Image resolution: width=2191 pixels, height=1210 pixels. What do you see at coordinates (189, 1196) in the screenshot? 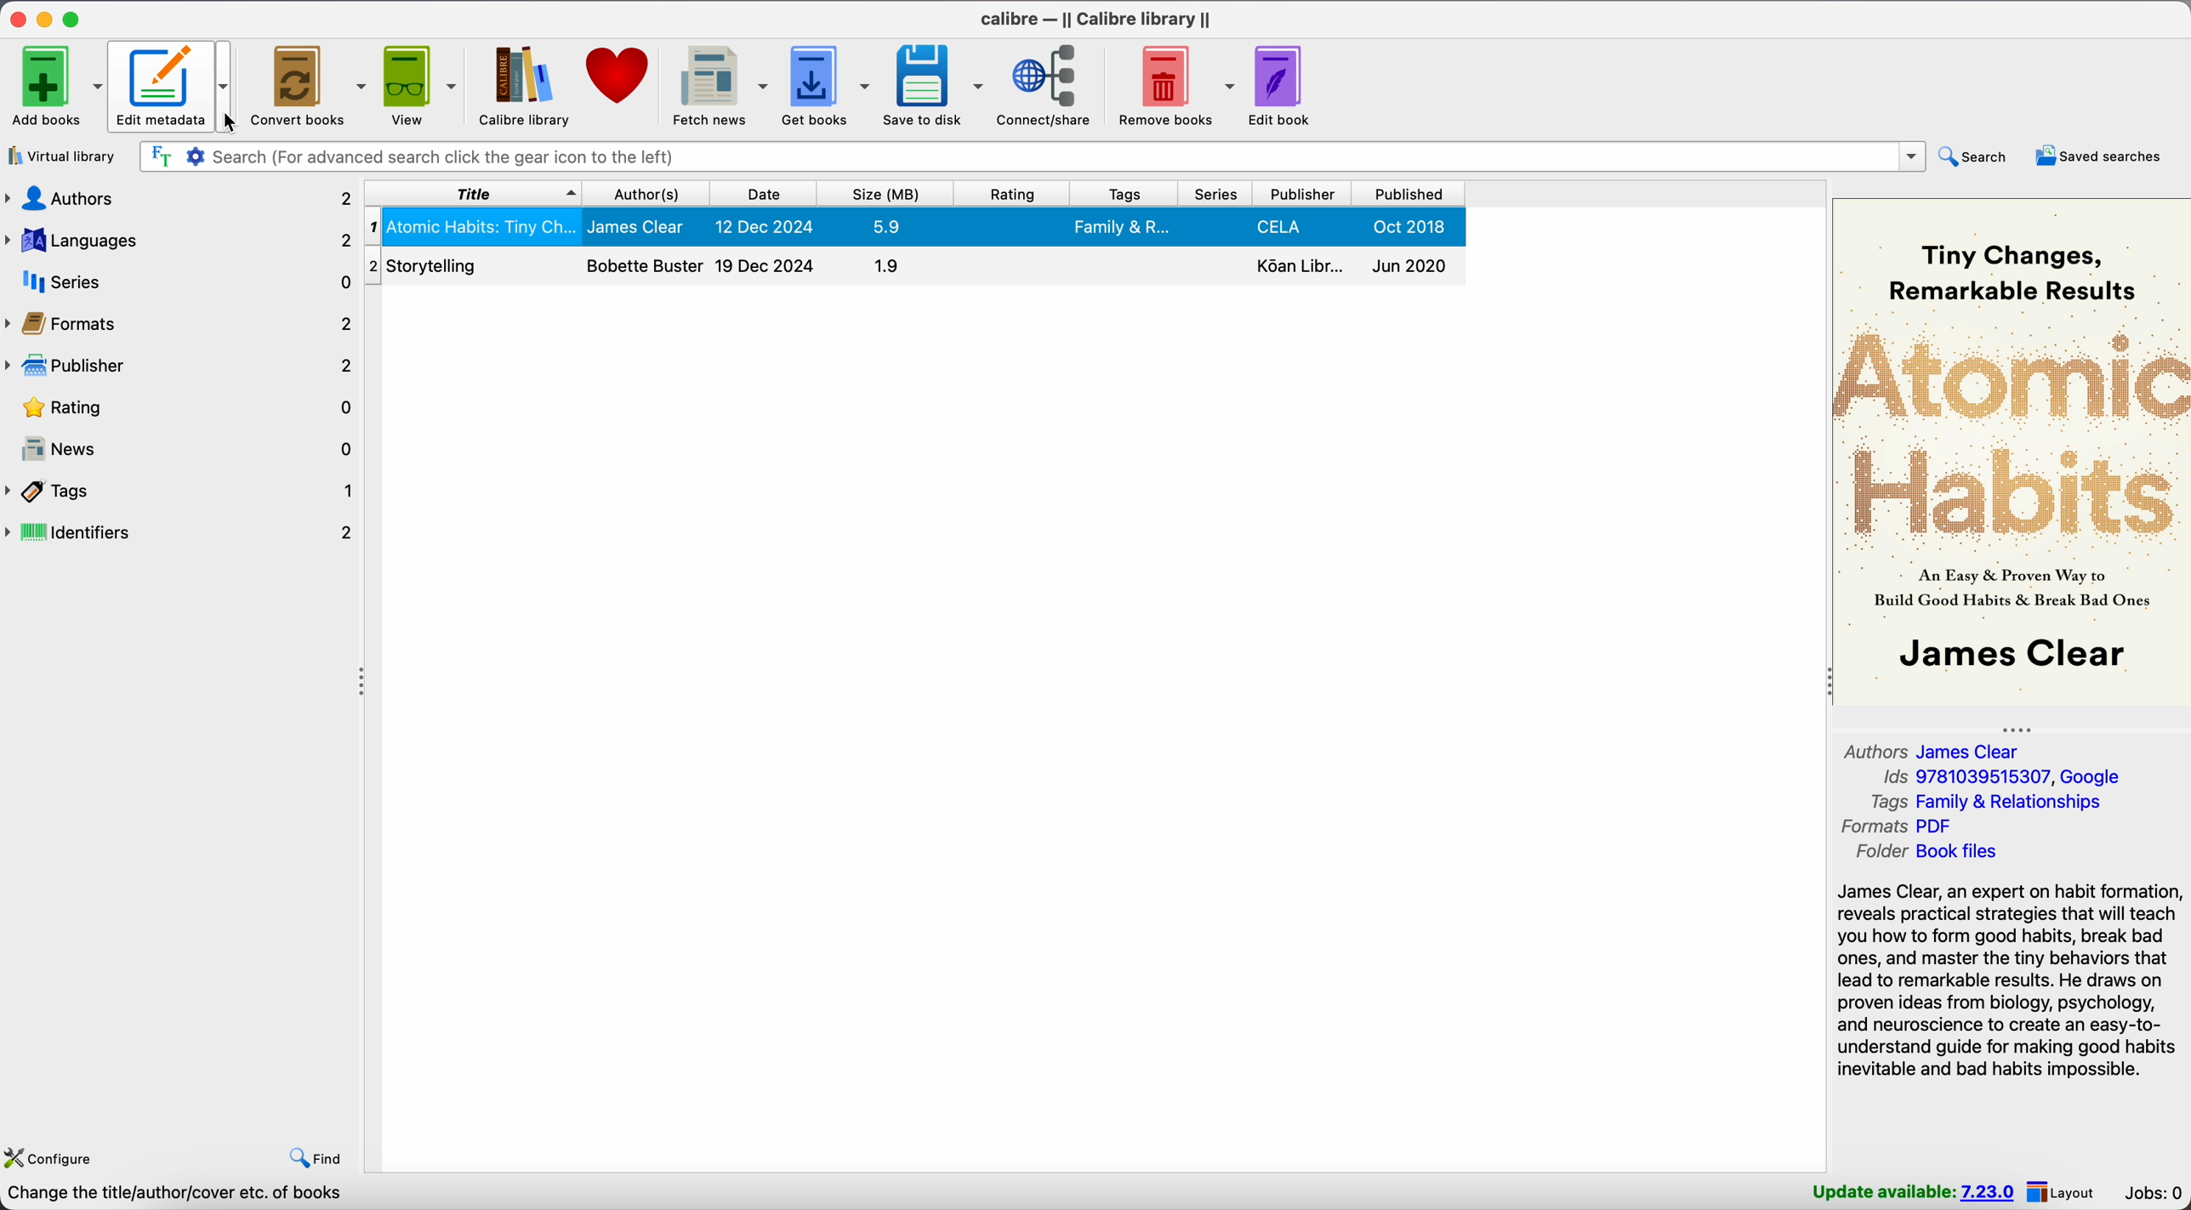
I see `Calibre 7.22 created by Kovid Goyal [2 books]` at bounding box center [189, 1196].